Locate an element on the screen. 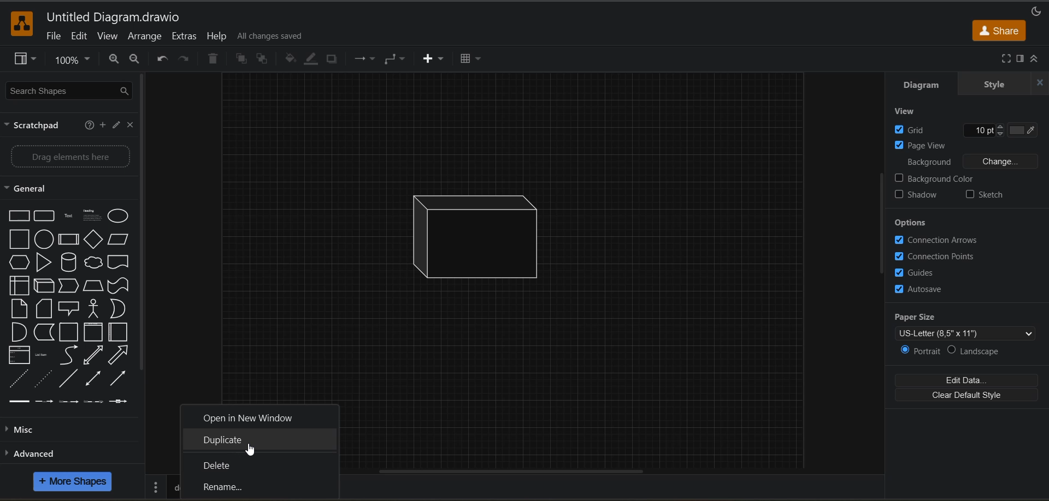  close is located at coordinates (129, 126).